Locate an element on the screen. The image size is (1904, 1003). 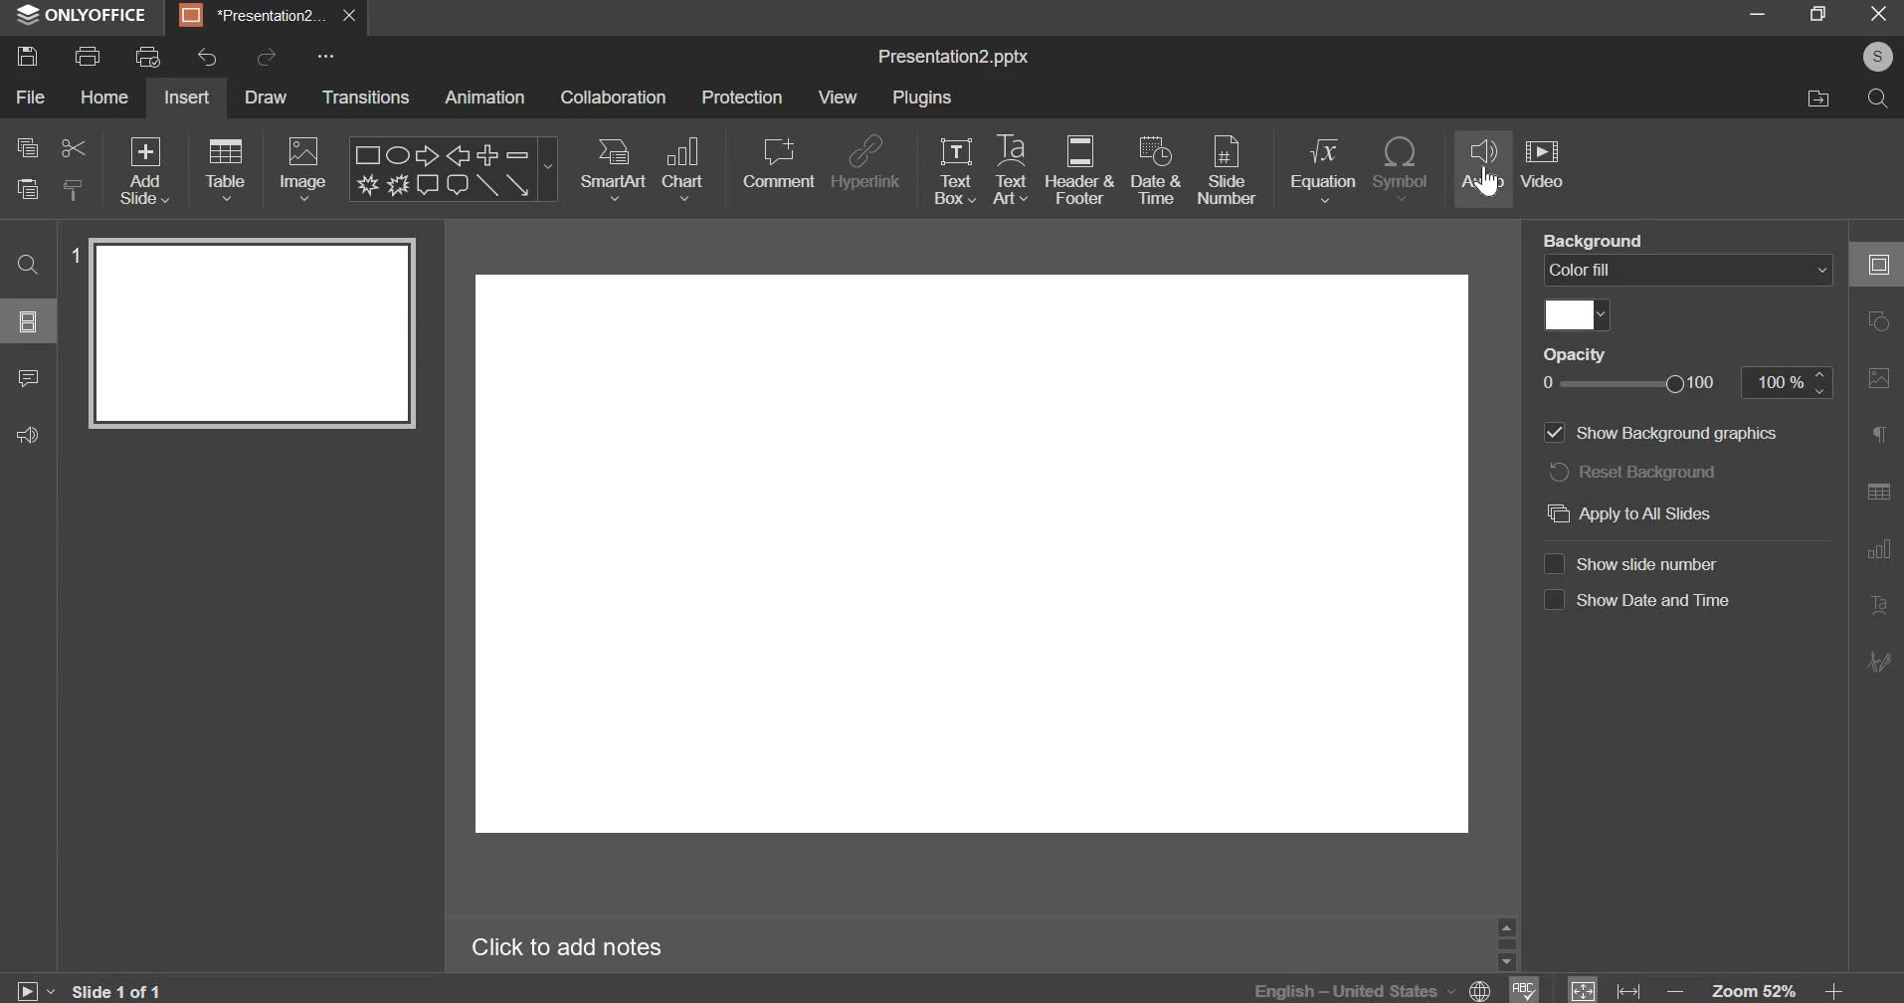
copy styles is located at coordinates (76, 190).